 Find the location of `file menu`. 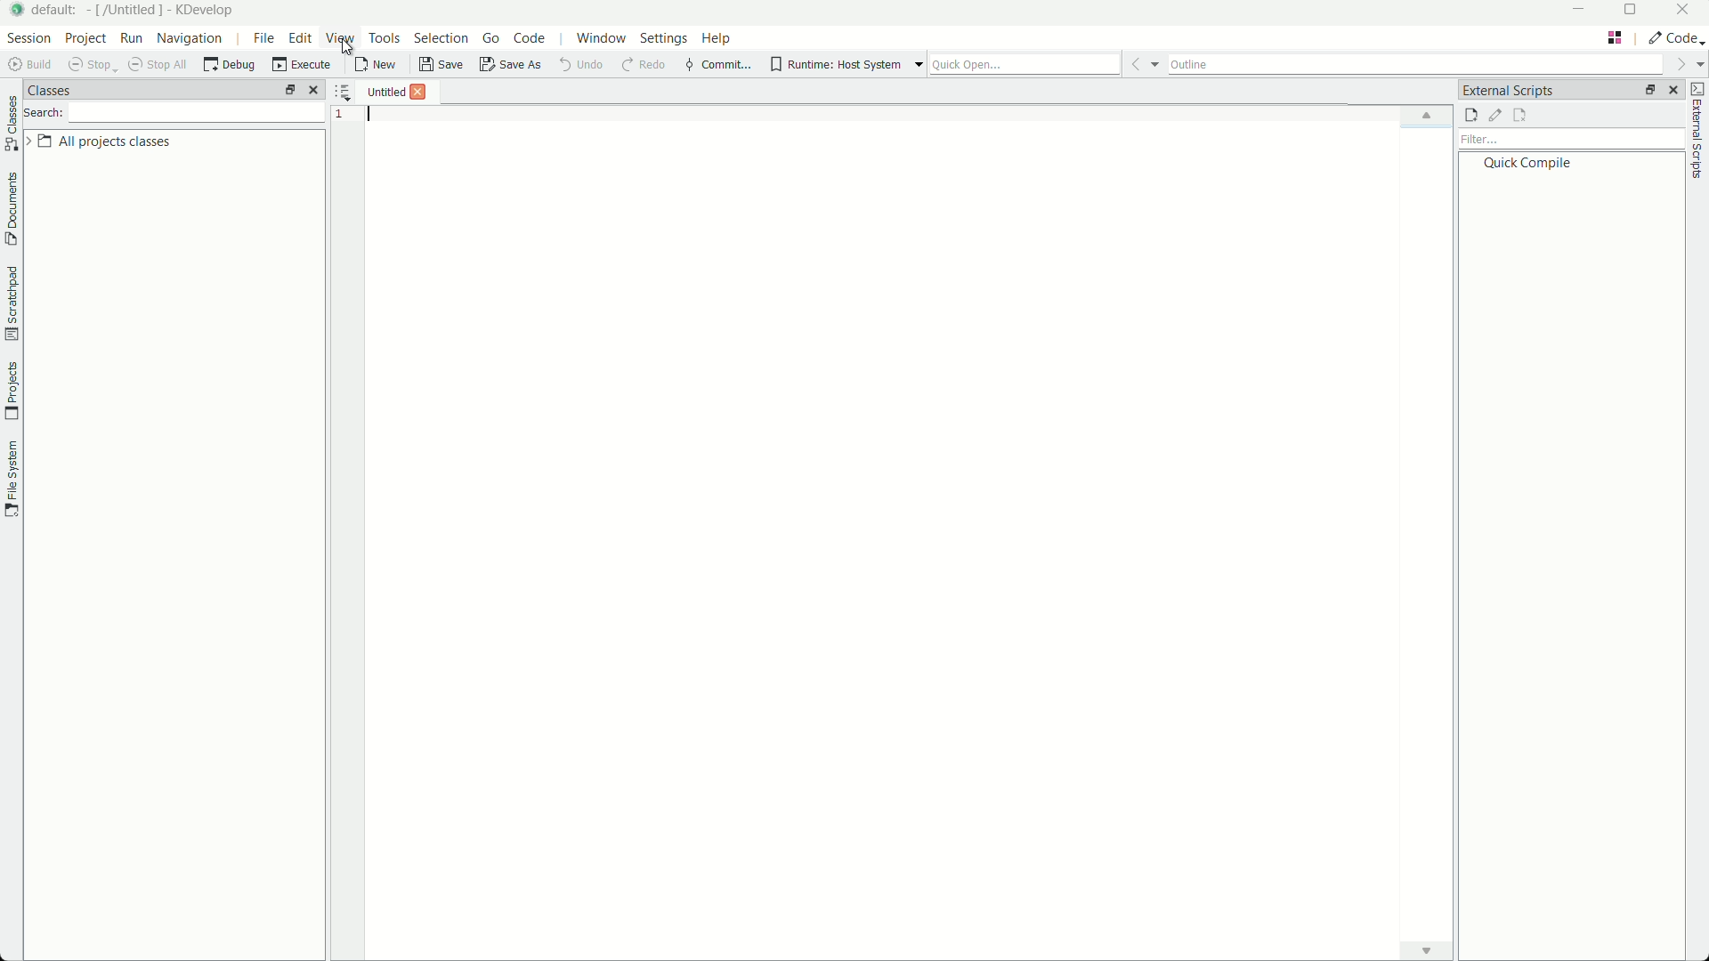

file menu is located at coordinates (263, 36).